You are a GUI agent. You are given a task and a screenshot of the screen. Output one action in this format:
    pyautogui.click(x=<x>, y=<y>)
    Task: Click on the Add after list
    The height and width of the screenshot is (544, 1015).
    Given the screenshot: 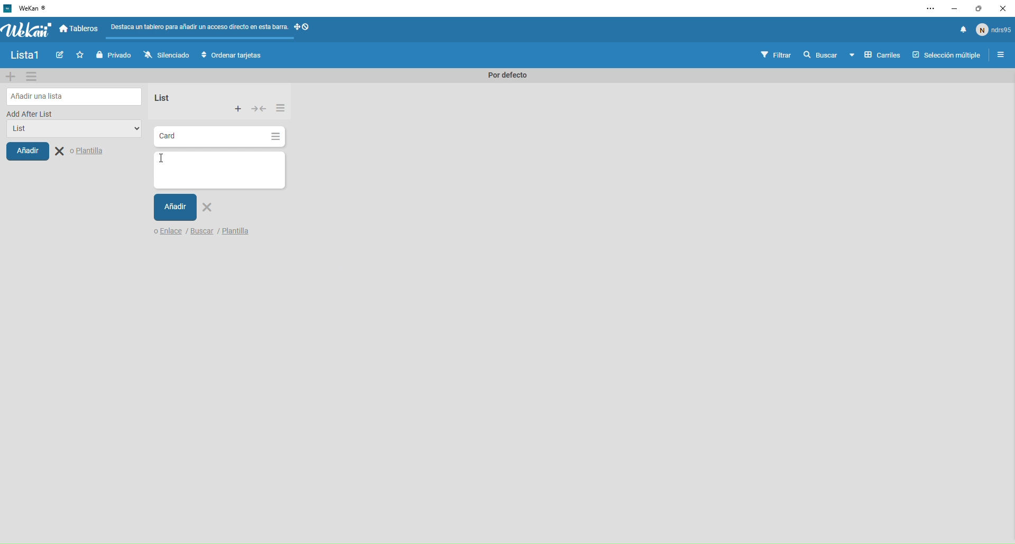 What is the action you would take?
    pyautogui.click(x=31, y=114)
    